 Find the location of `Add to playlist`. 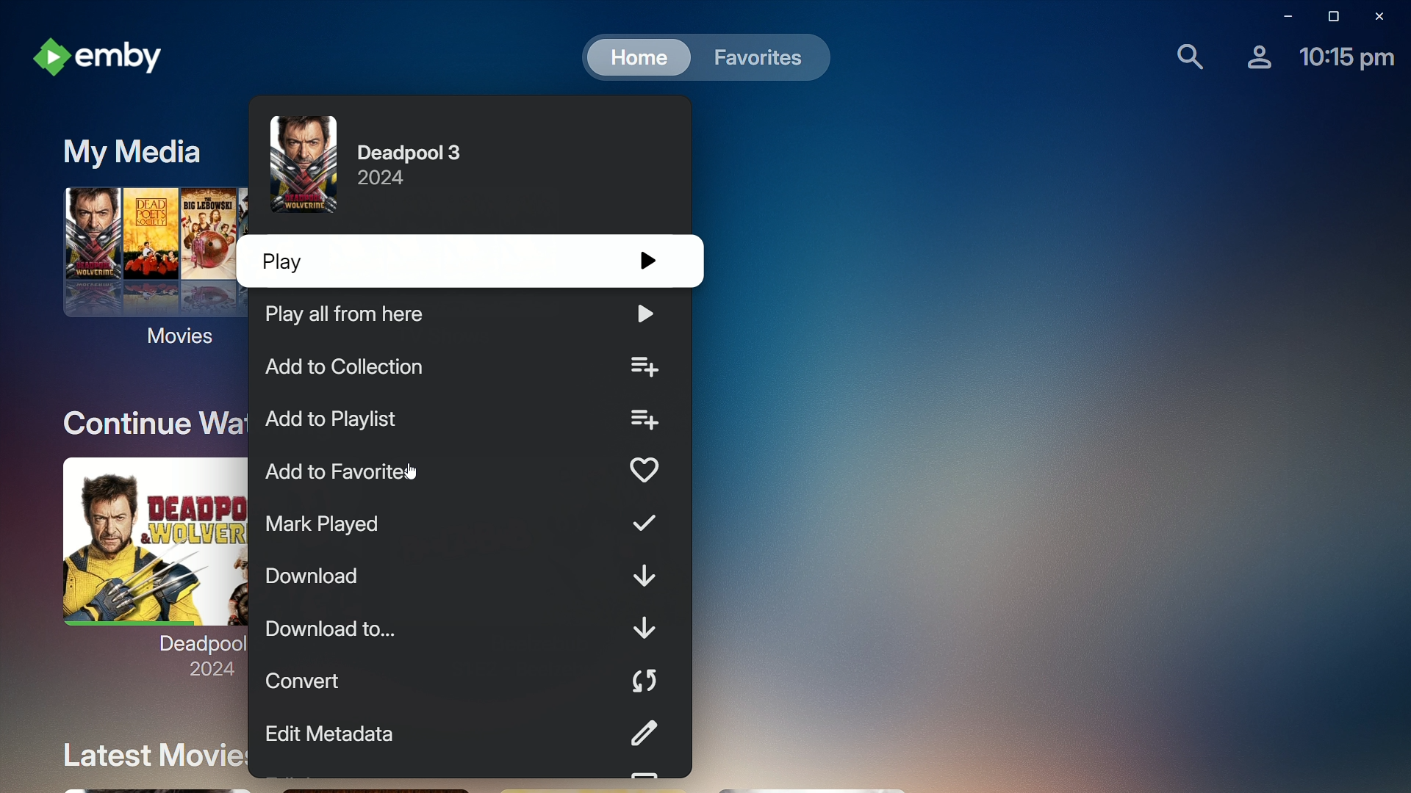

Add to playlist is located at coordinates (467, 423).